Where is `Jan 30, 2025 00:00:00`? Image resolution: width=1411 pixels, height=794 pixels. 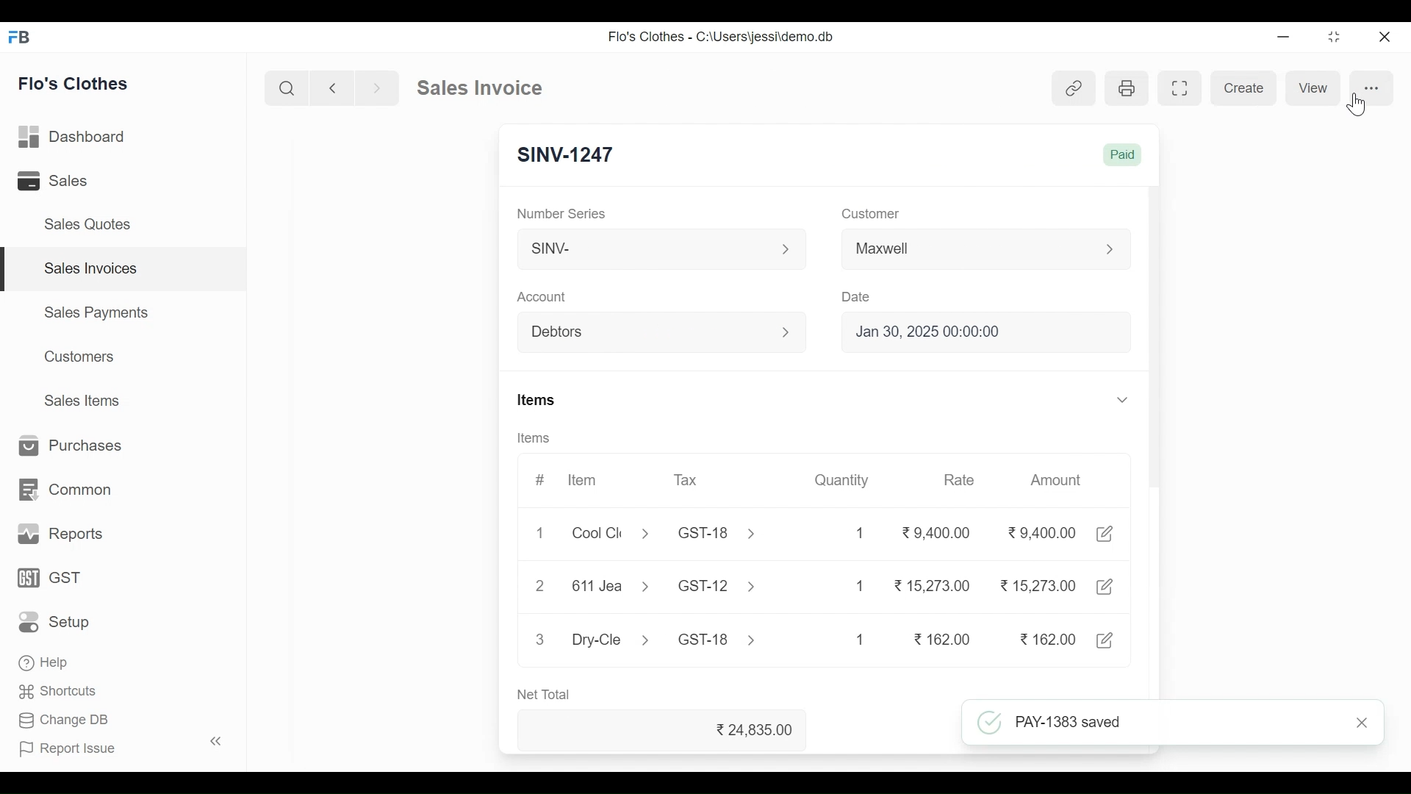 Jan 30, 2025 00:00:00 is located at coordinates (988, 331).